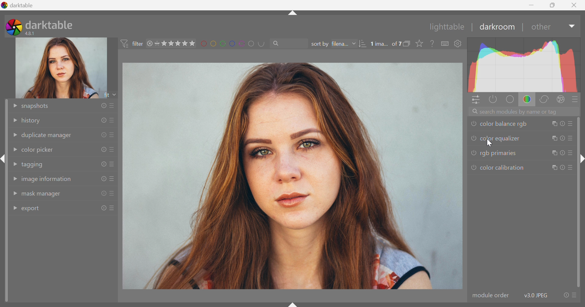  What do you see at coordinates (553, 139) in the screenshot?
I see `multiple instance actions` at bounding box center [553, 139].